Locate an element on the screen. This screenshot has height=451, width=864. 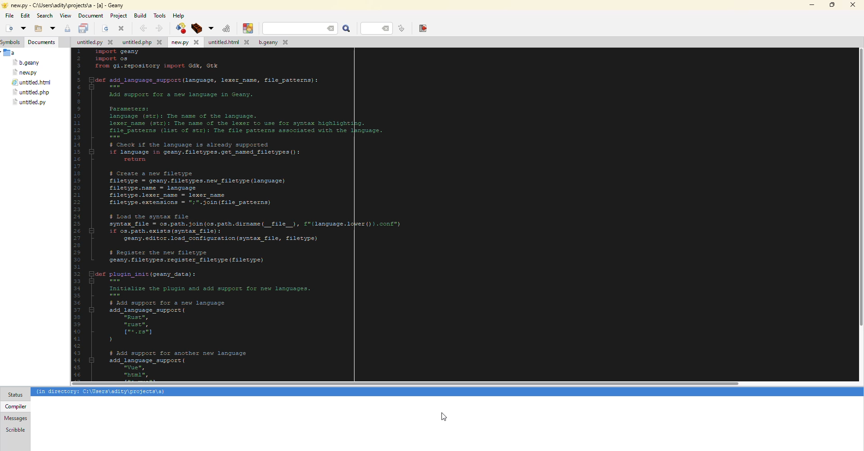
file is located at coordinates (227, 42).